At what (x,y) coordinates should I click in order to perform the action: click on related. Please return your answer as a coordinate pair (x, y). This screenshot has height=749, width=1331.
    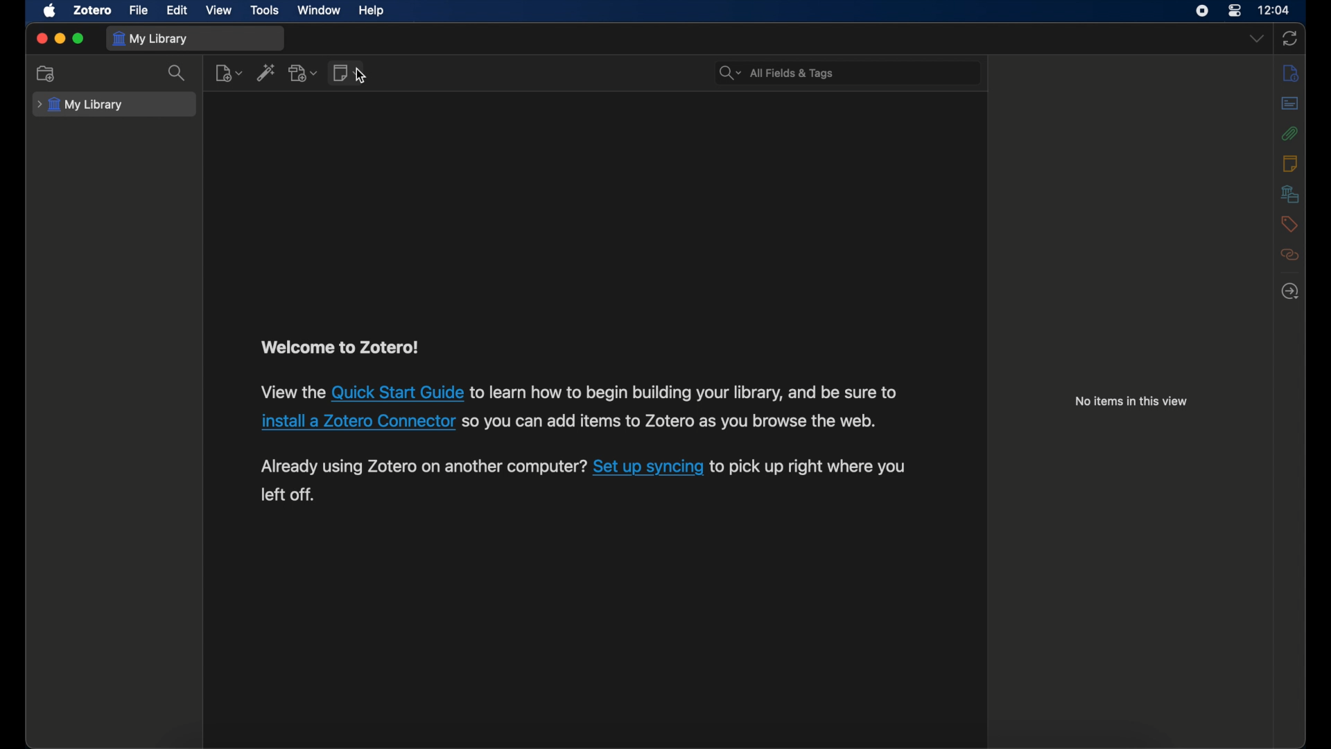
    Looking at the image, I should click on (1290, 255).